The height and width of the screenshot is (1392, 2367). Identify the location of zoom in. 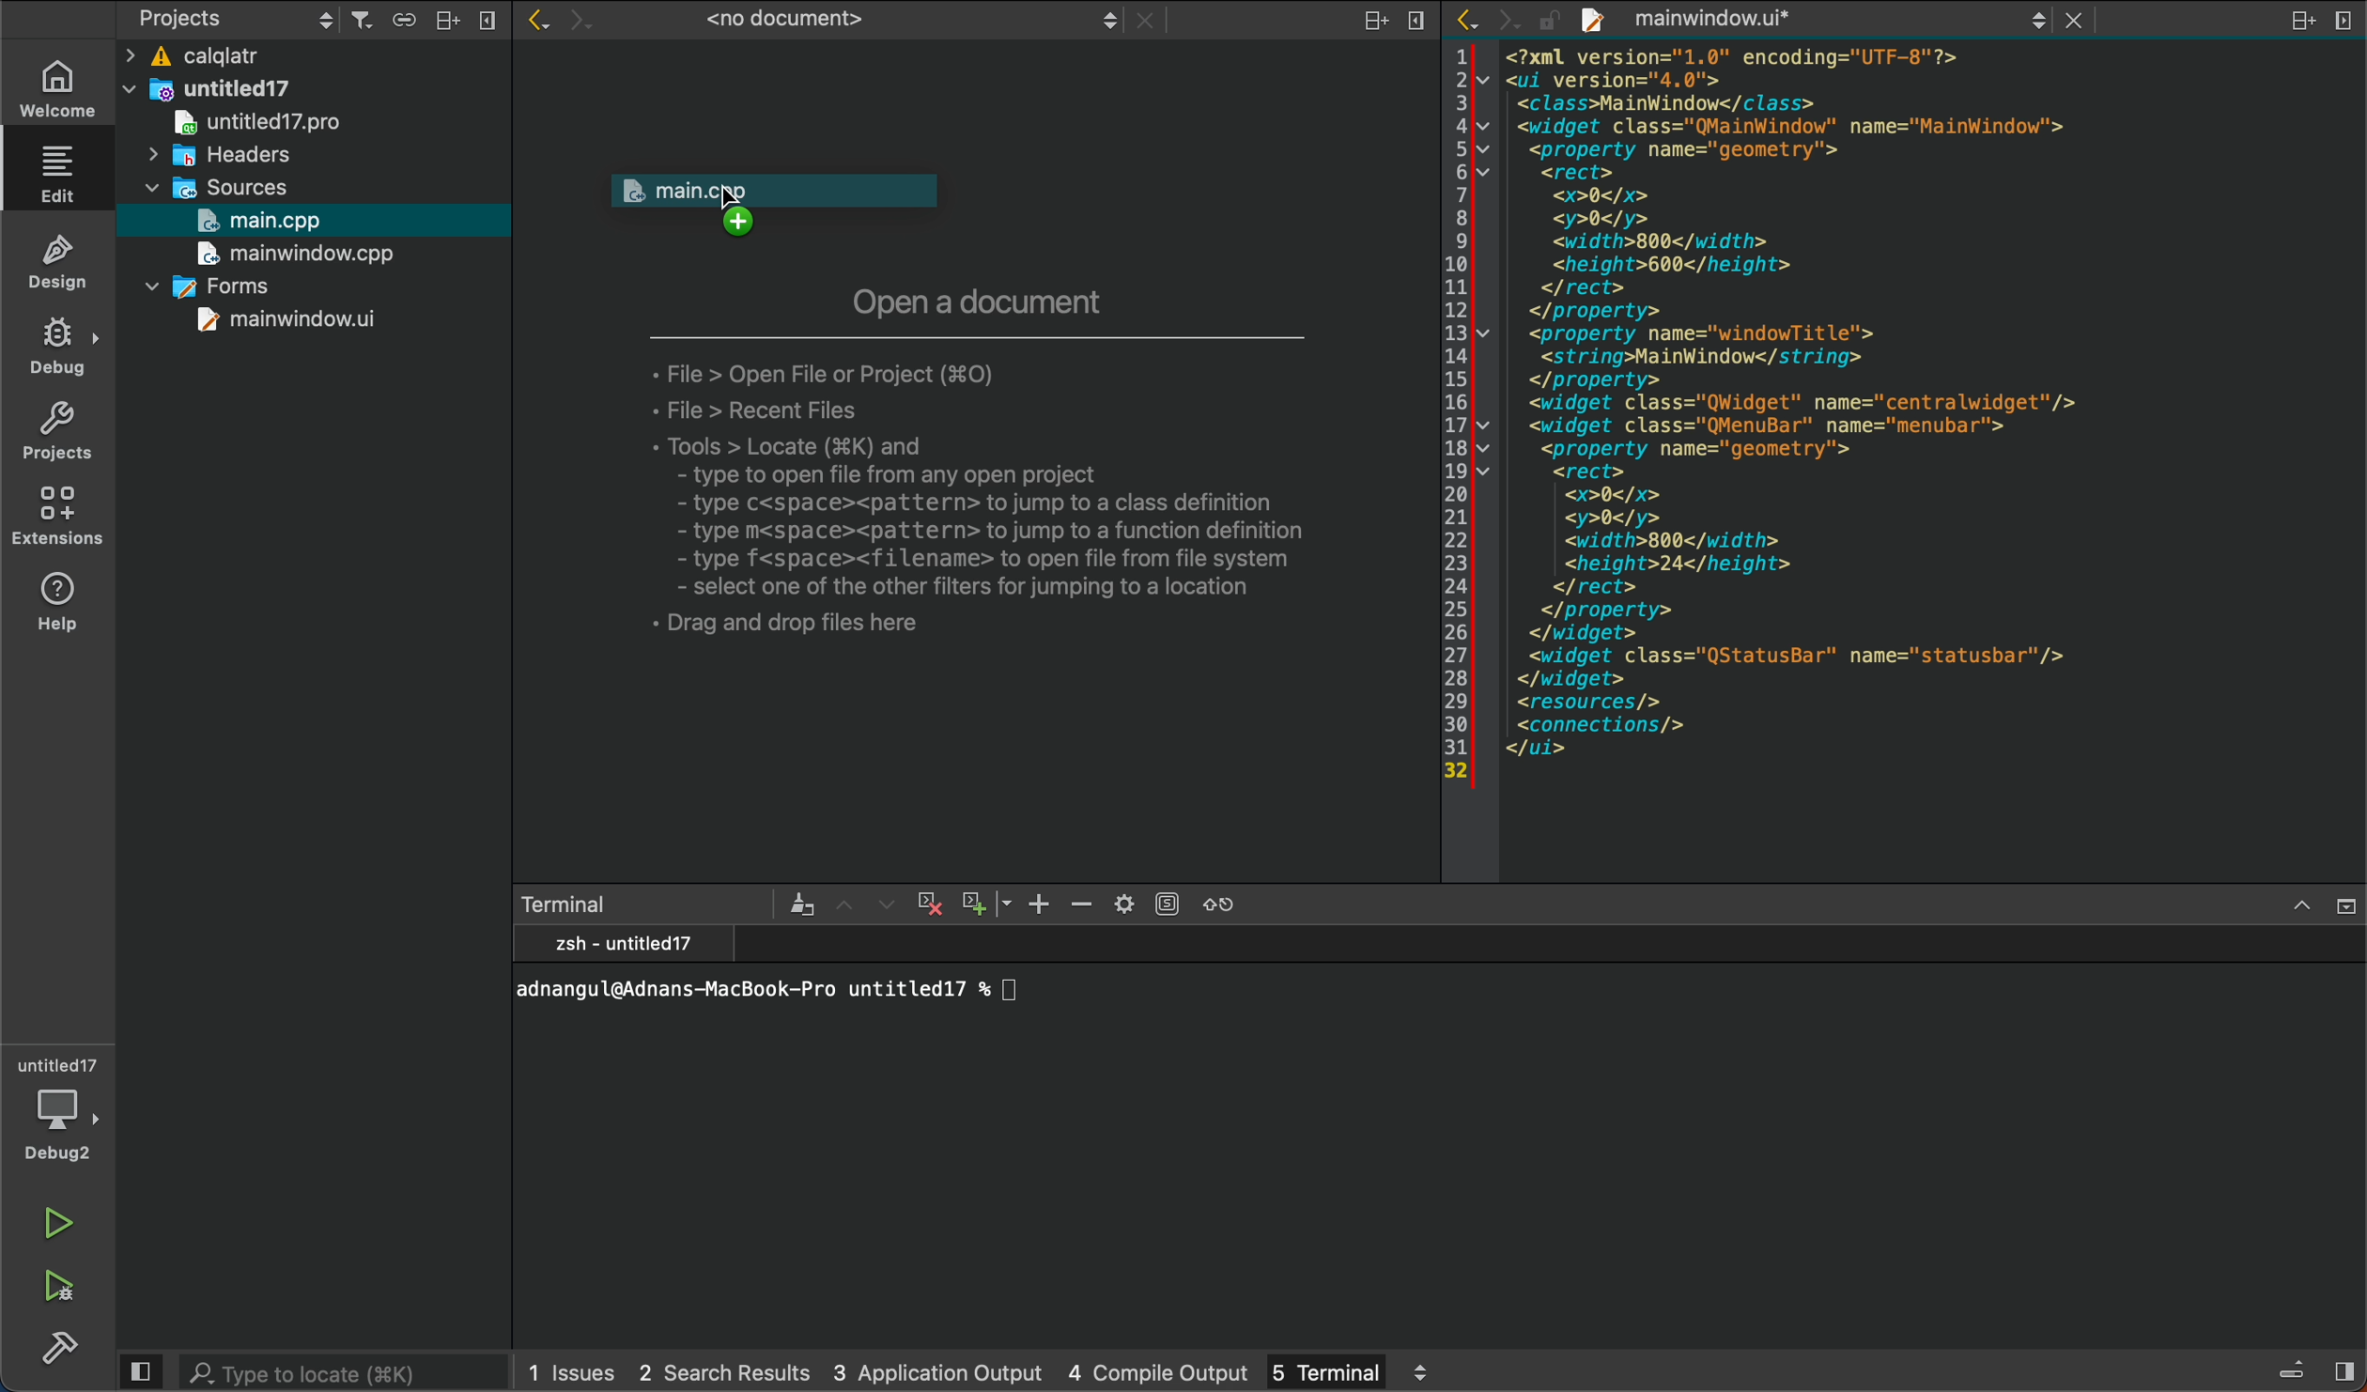
(1038, 904).